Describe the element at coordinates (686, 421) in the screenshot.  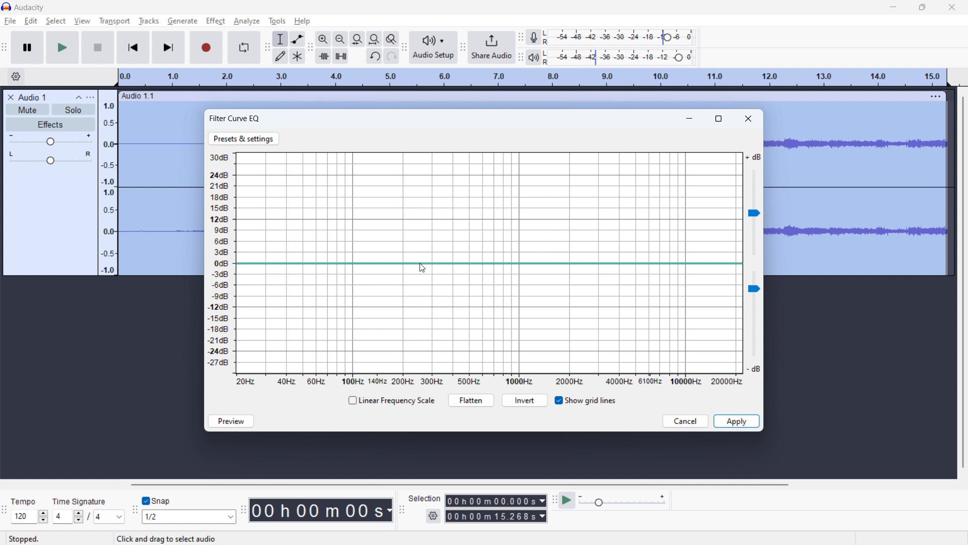
I see `cancel` at that location.